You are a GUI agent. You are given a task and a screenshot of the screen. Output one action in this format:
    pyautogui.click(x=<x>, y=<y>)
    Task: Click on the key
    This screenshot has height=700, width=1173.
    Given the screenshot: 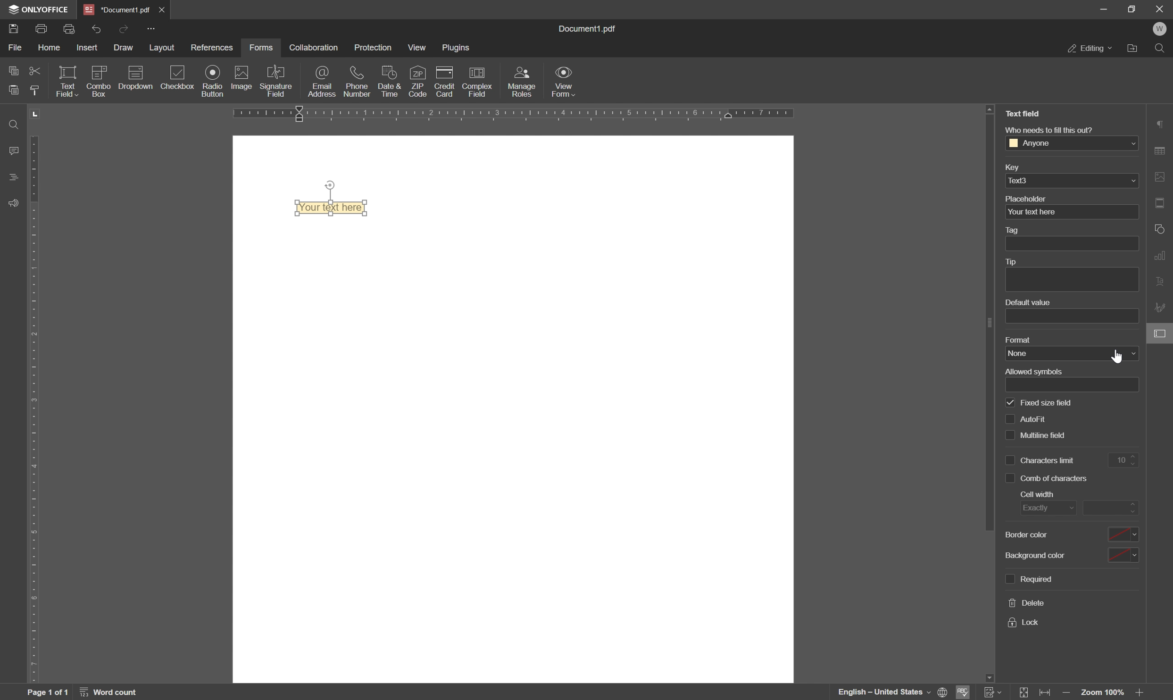 What is the action you would take?
    pyautogui.click(x=1010, y=168)
    